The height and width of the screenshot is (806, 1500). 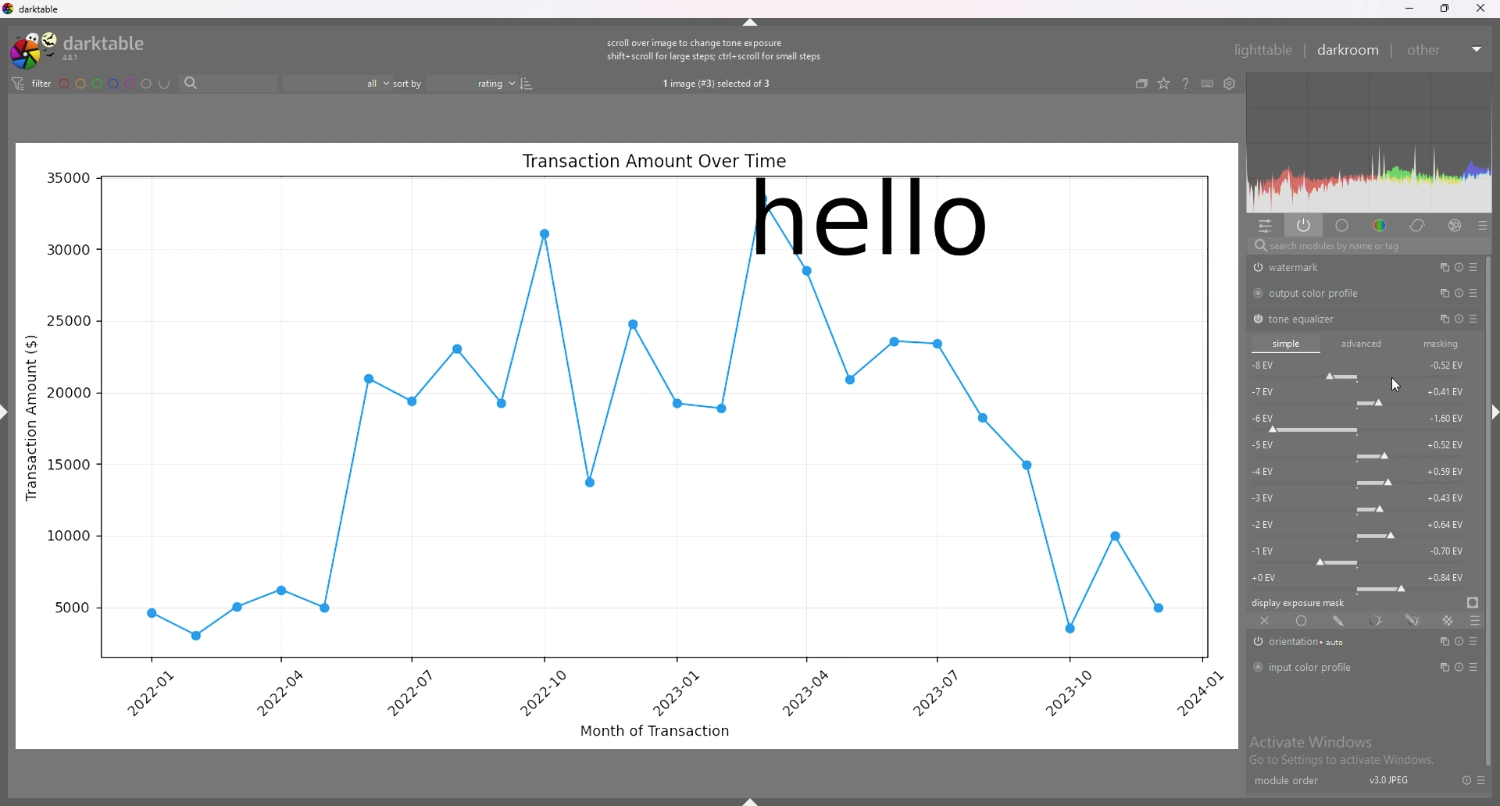 I want to click on effect, so click(x=1455, y=225).